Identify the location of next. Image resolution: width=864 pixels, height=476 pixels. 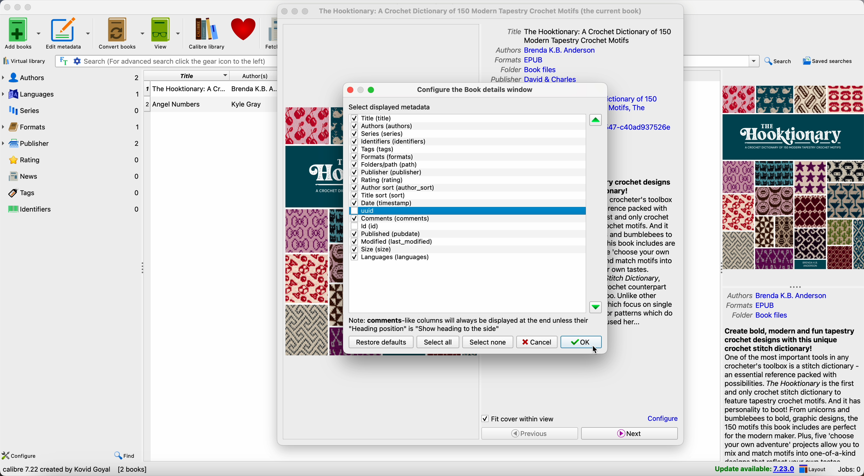
(629, 433).